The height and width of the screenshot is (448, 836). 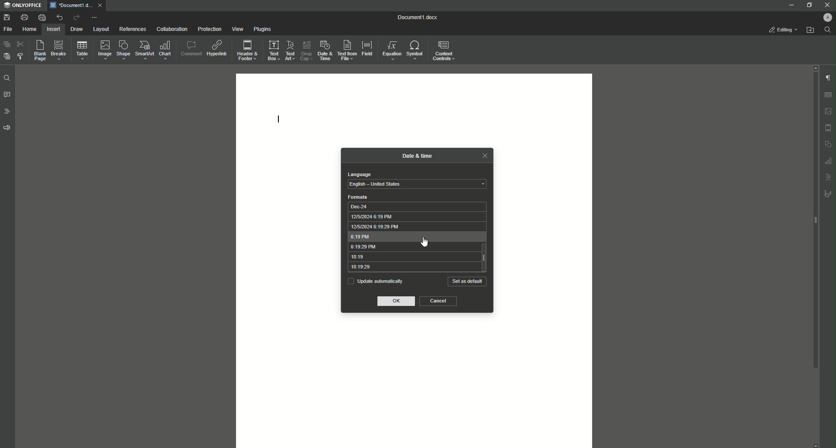 What do you see at coordinates (7, 17) in the screenshot?
I see `Save` at bounding box center [7, 17].